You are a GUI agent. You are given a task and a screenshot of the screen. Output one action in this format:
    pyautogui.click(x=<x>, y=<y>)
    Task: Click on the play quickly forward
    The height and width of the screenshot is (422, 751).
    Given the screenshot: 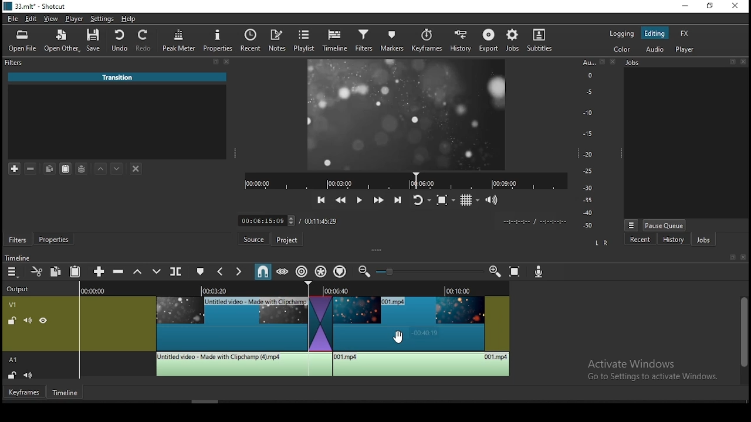 What is the action you would take?
    pyautogui.click(x=379, y=200)
    